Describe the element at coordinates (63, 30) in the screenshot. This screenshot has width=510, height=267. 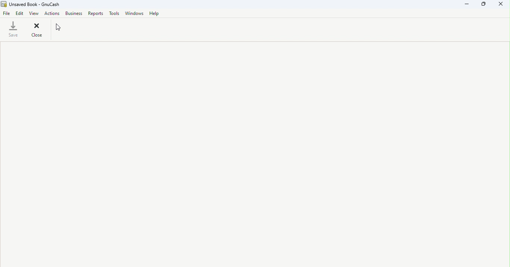
I see `Cursor` at that location.